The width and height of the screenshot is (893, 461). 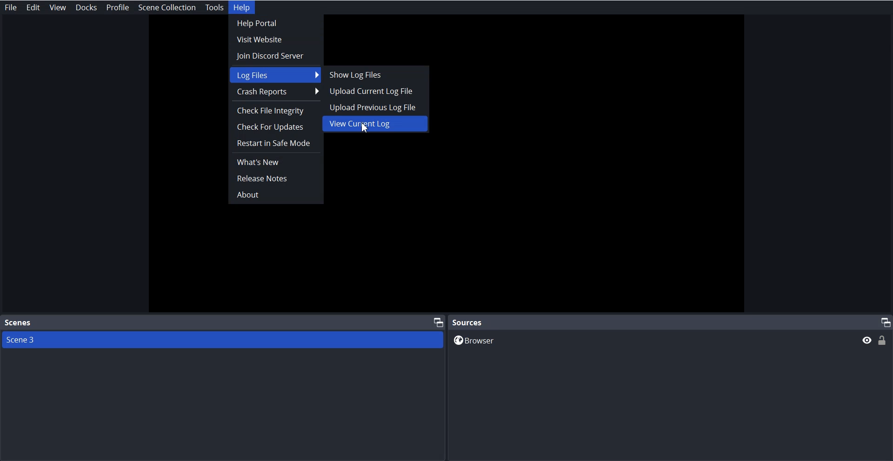 I want to click on Edit, so click(x=33, y=6).